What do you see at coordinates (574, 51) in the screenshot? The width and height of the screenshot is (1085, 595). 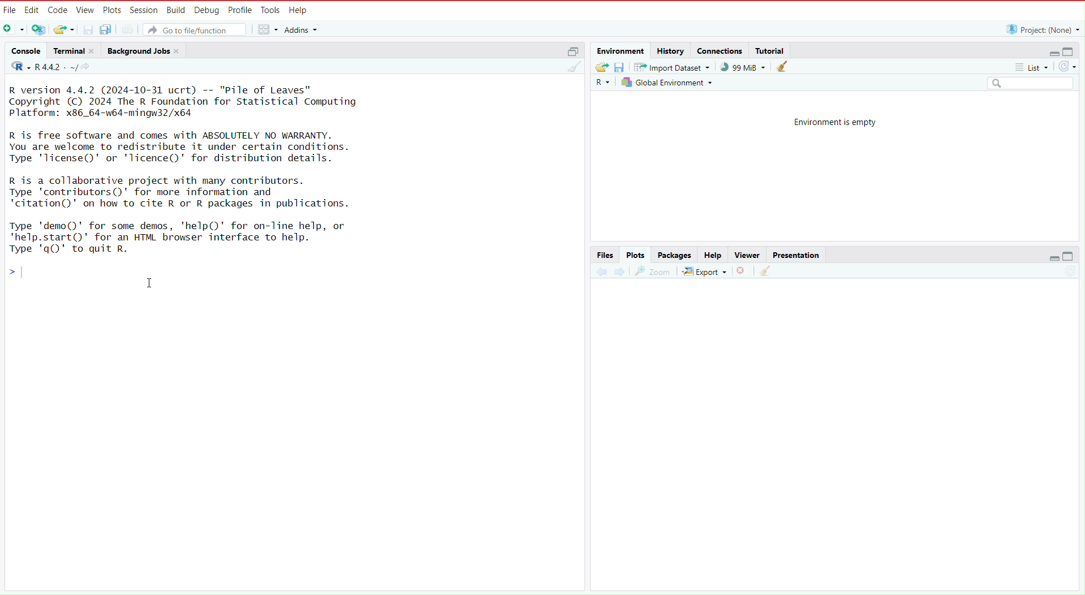 I see `maximize` at bounding box center [574, 51].